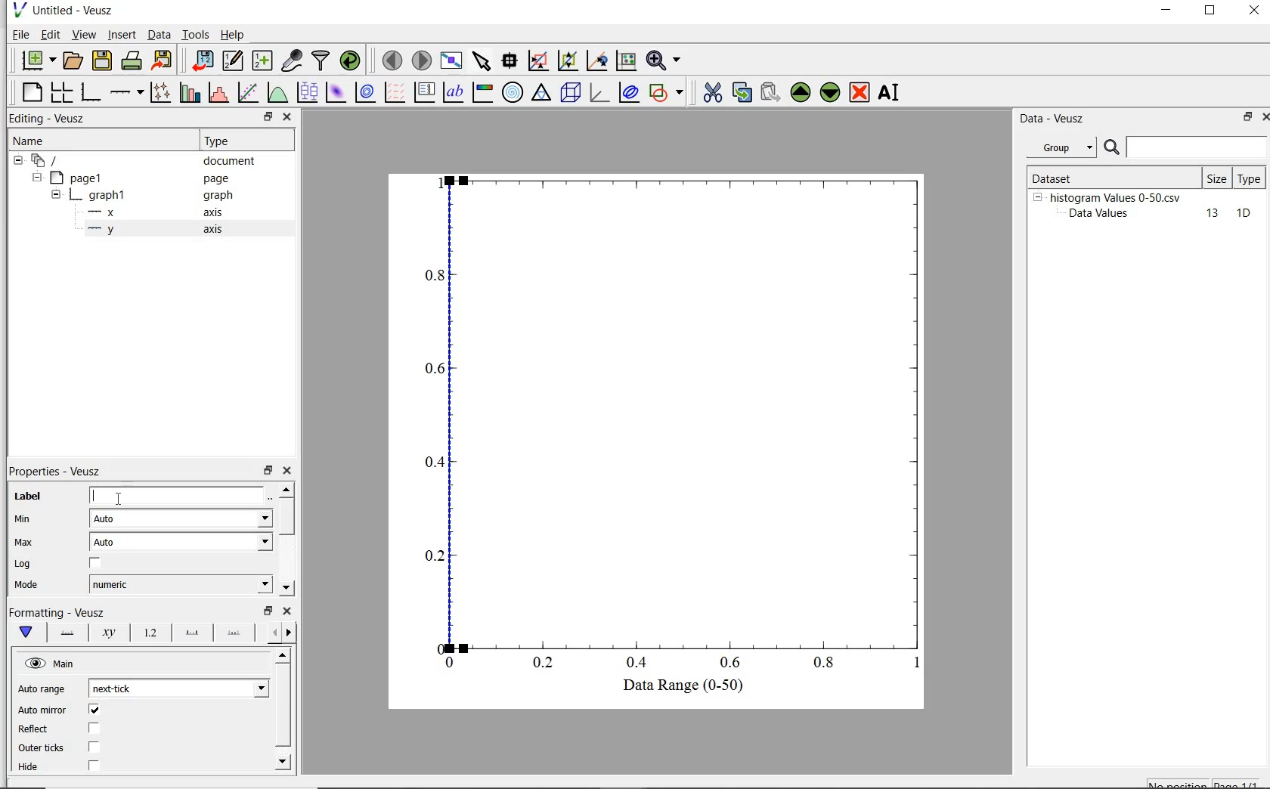  I want to click on rename the selected widget, so click(891, 92).